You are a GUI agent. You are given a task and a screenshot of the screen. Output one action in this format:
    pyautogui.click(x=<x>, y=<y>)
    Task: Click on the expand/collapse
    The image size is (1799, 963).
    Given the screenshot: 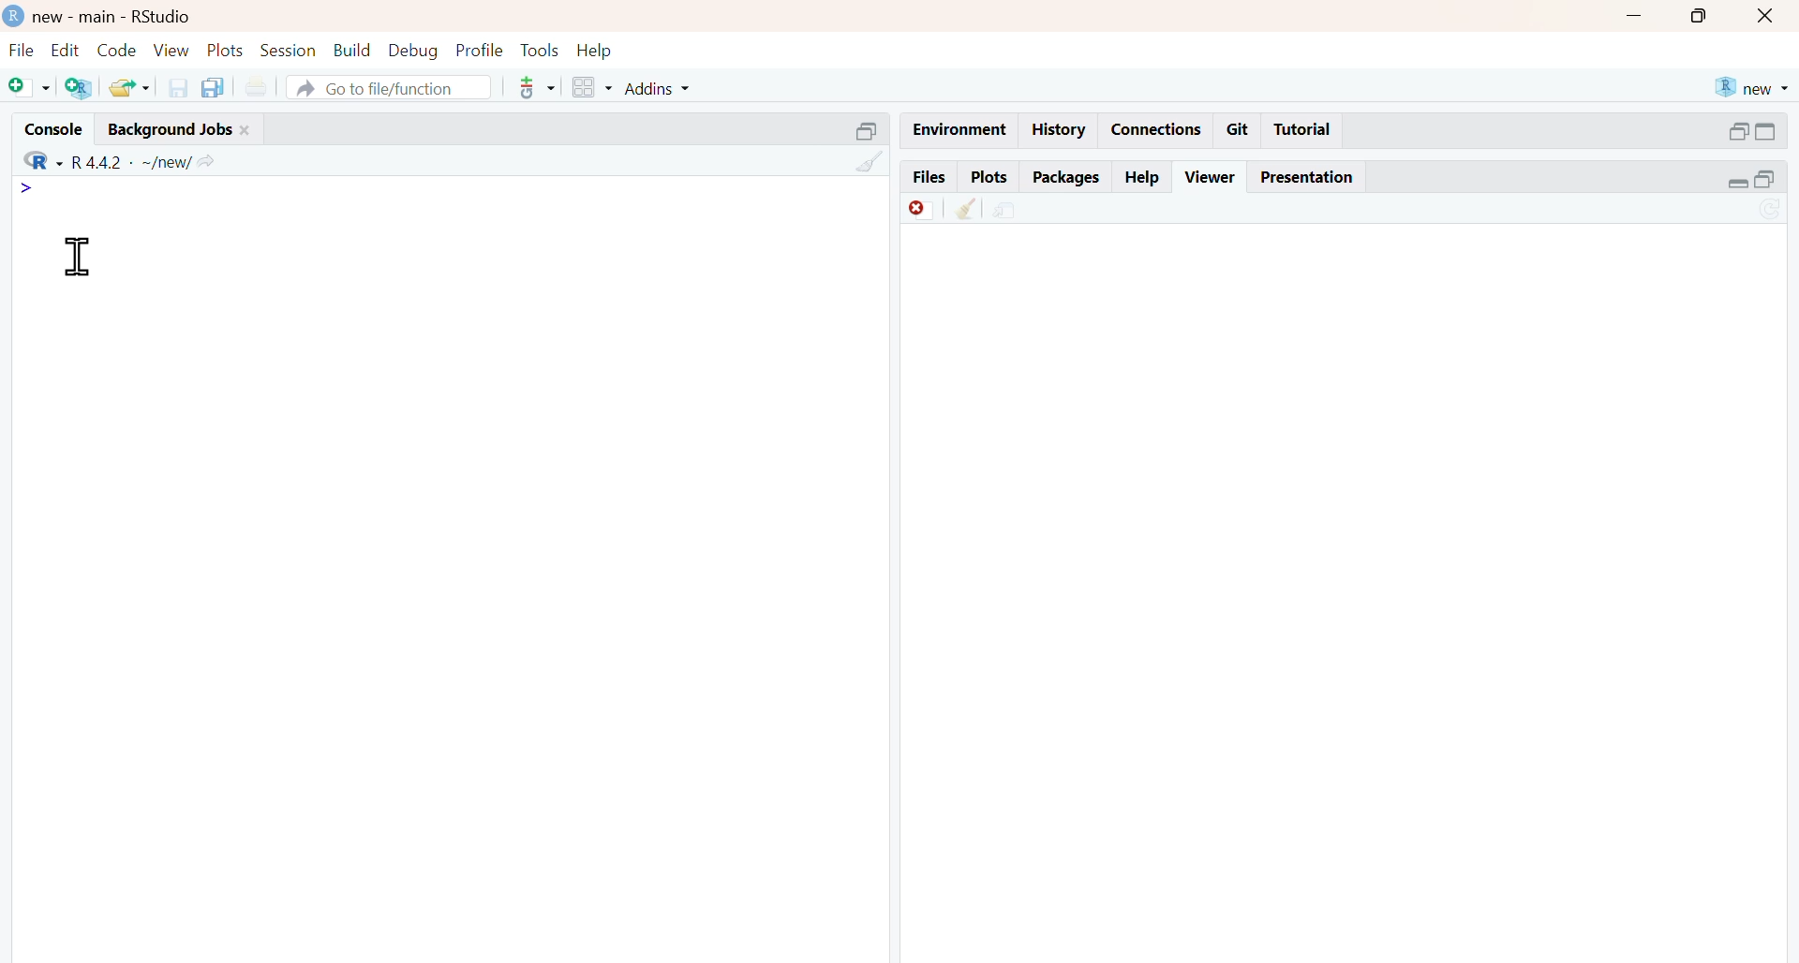 What is the action you would take?
    pyautogui.click(x=1739, y=183)
    